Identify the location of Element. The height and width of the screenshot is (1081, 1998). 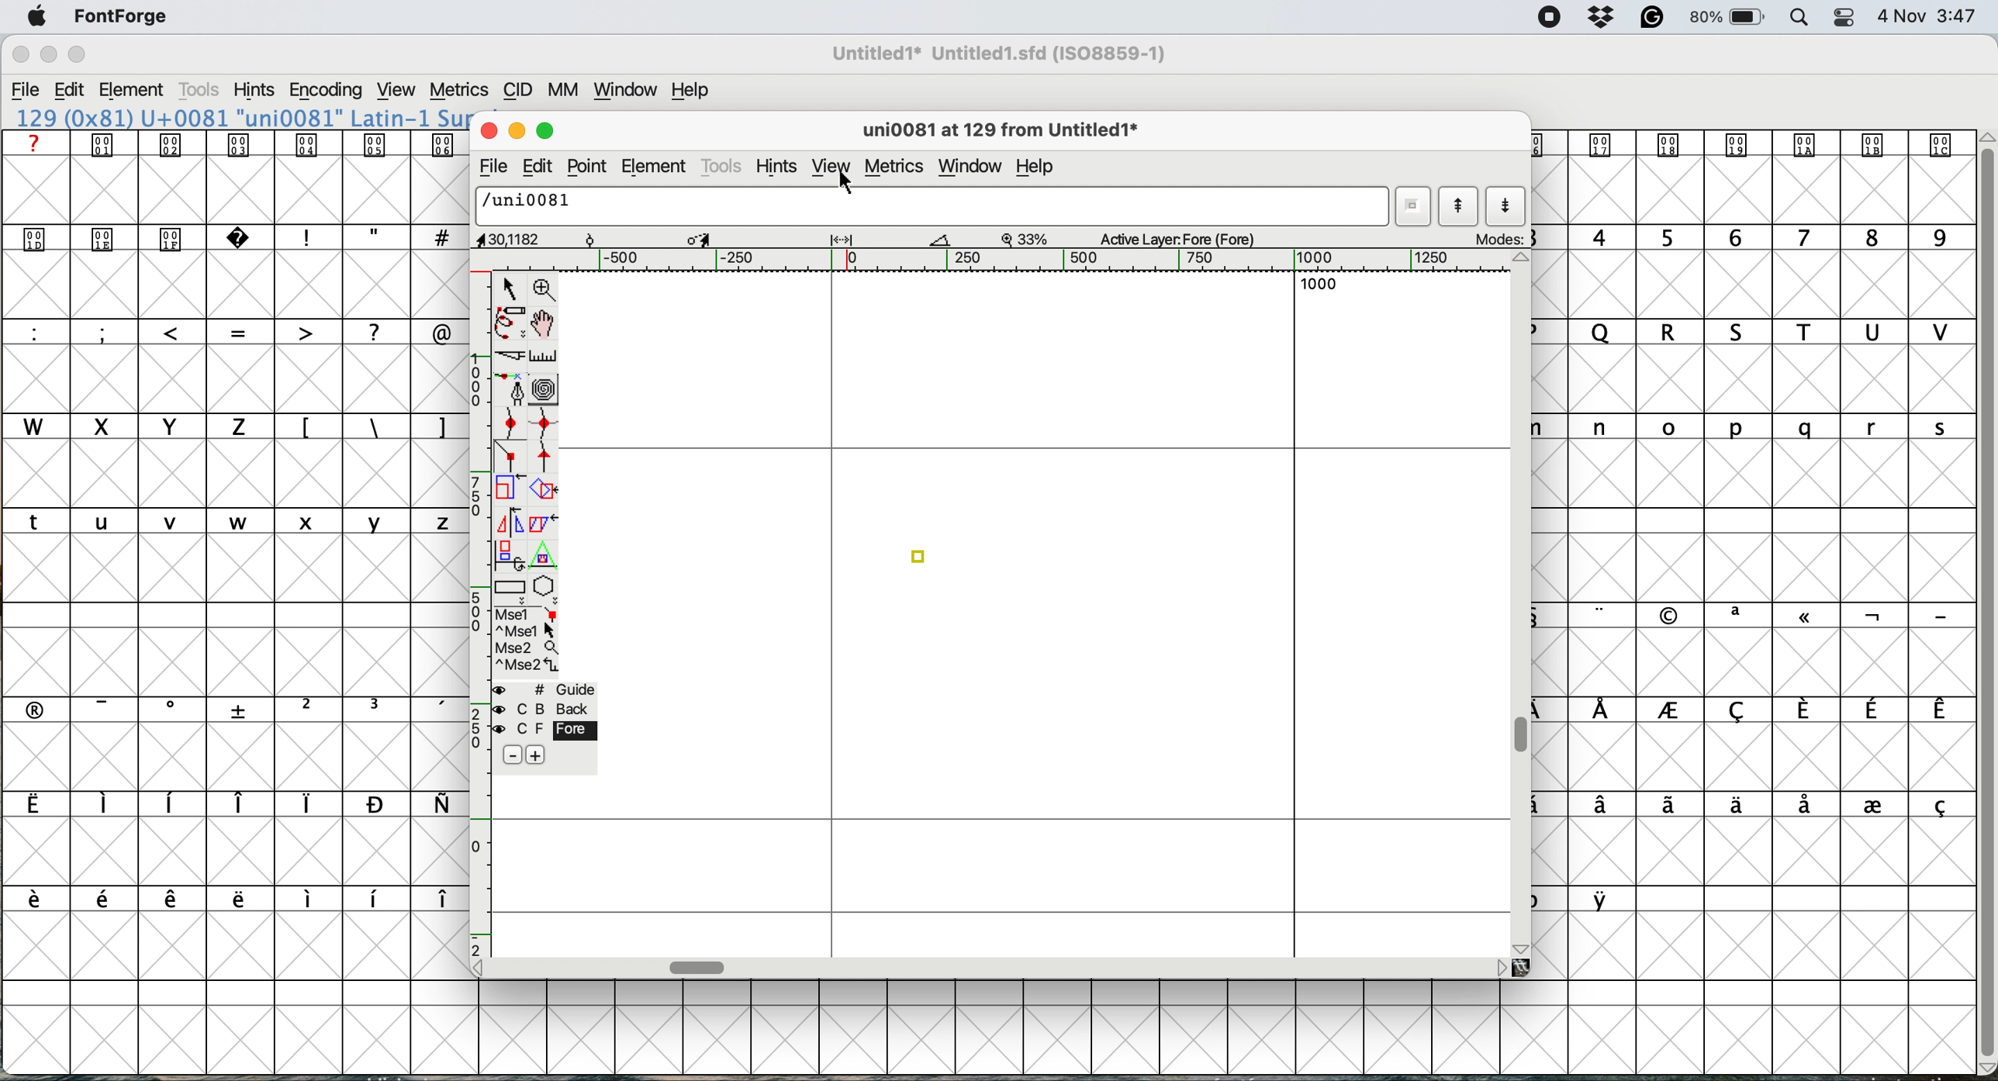
(132, 92).